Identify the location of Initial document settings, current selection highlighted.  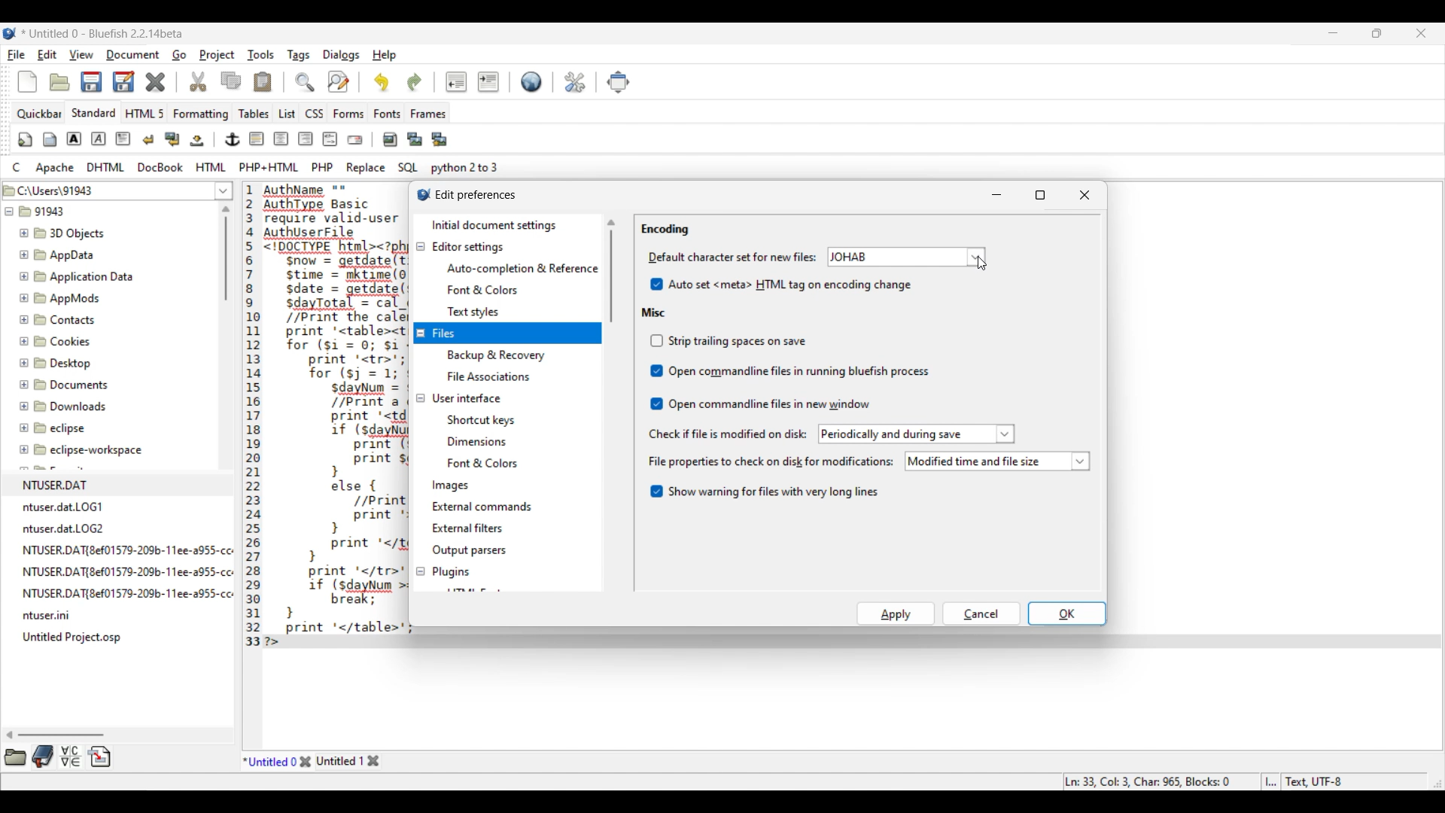
(507, 224).